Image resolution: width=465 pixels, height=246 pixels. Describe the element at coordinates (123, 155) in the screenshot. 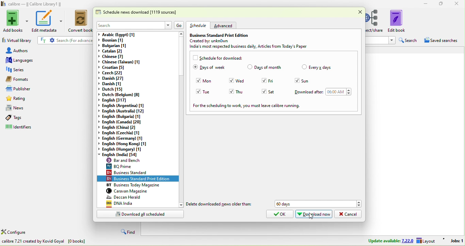

I see `english (india)[54]` at that location.